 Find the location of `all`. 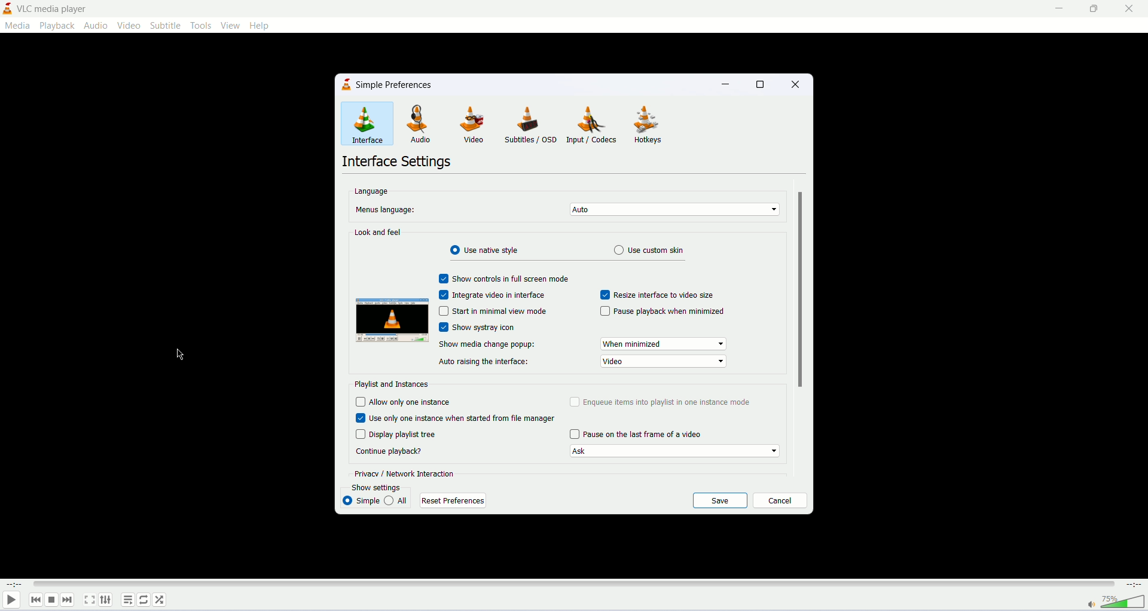

all is located at coordinates (398, 501).